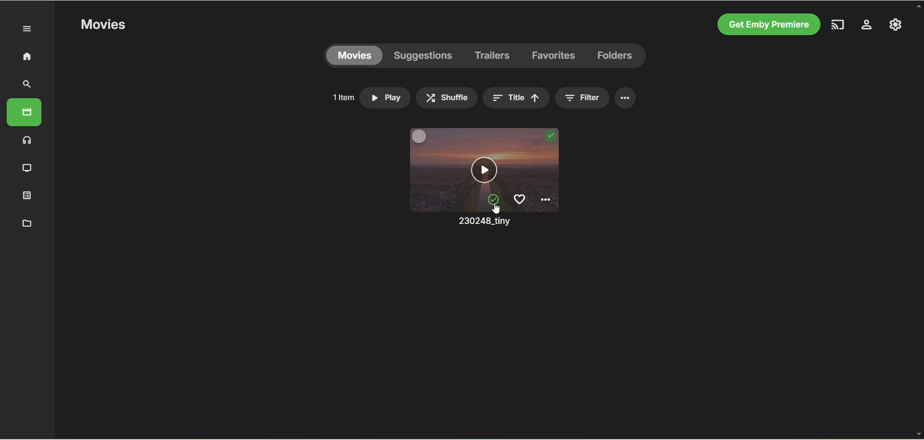 The image size is (924, 440). Describe the element at coordinates (767, 24) in the screenshot. I see `get emby premiere` at that location.